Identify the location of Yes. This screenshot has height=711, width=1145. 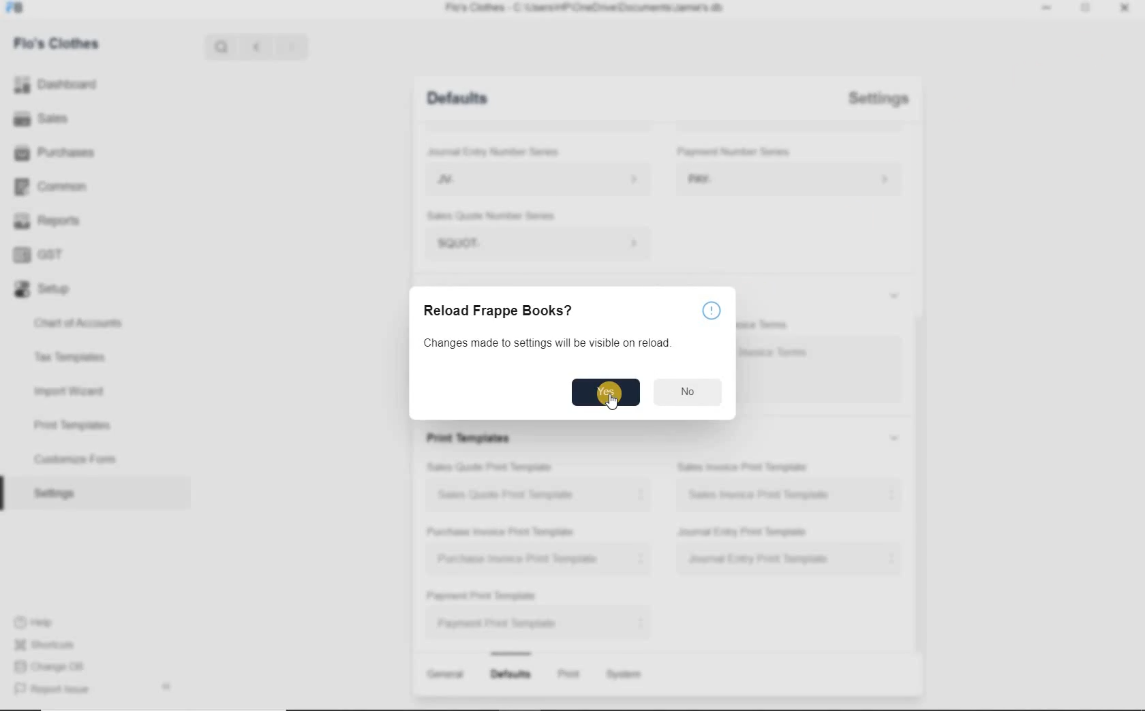
(605, 394).